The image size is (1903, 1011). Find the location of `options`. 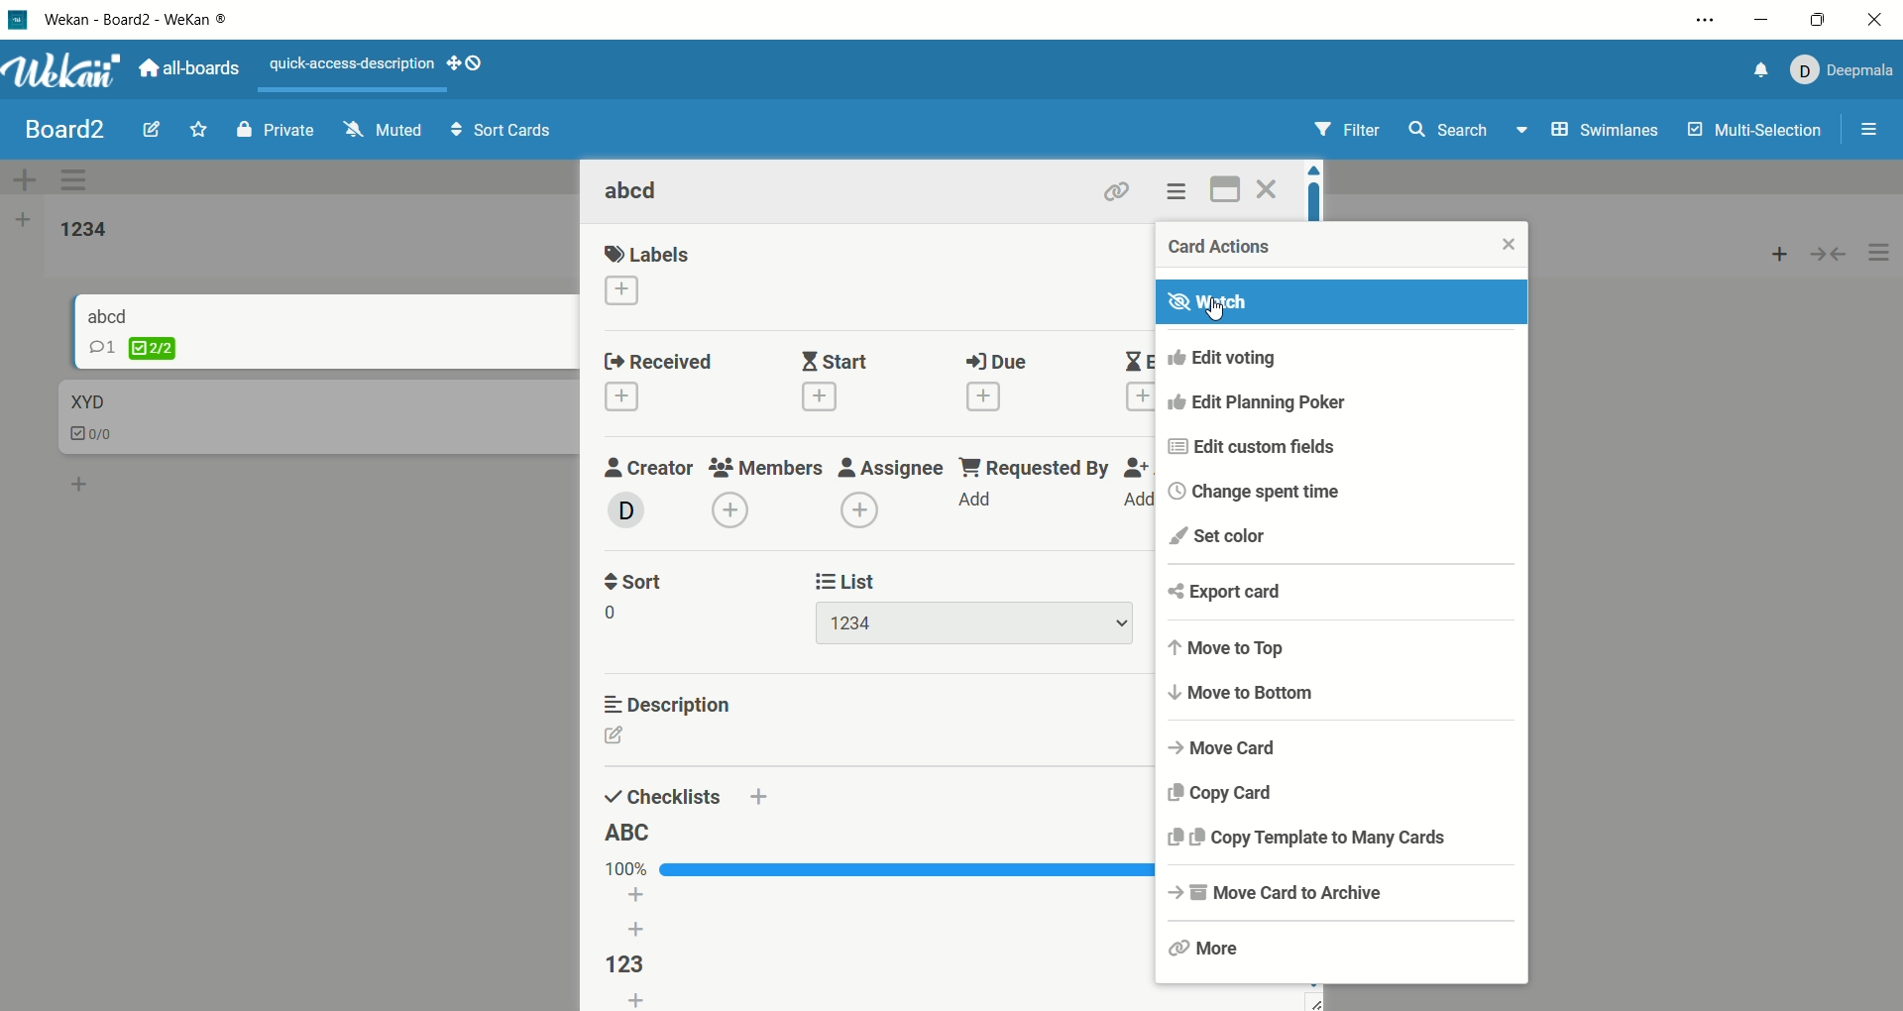

options is located at coordinates (1872, 131).